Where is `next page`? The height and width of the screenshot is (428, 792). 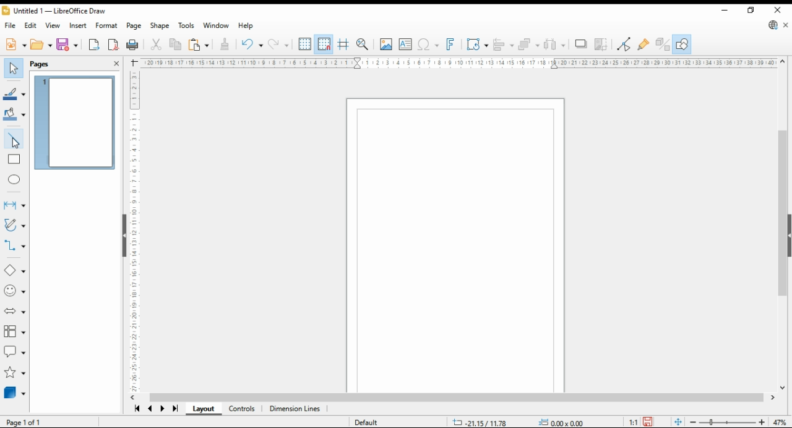 next page is located at coordinates (162, 409).